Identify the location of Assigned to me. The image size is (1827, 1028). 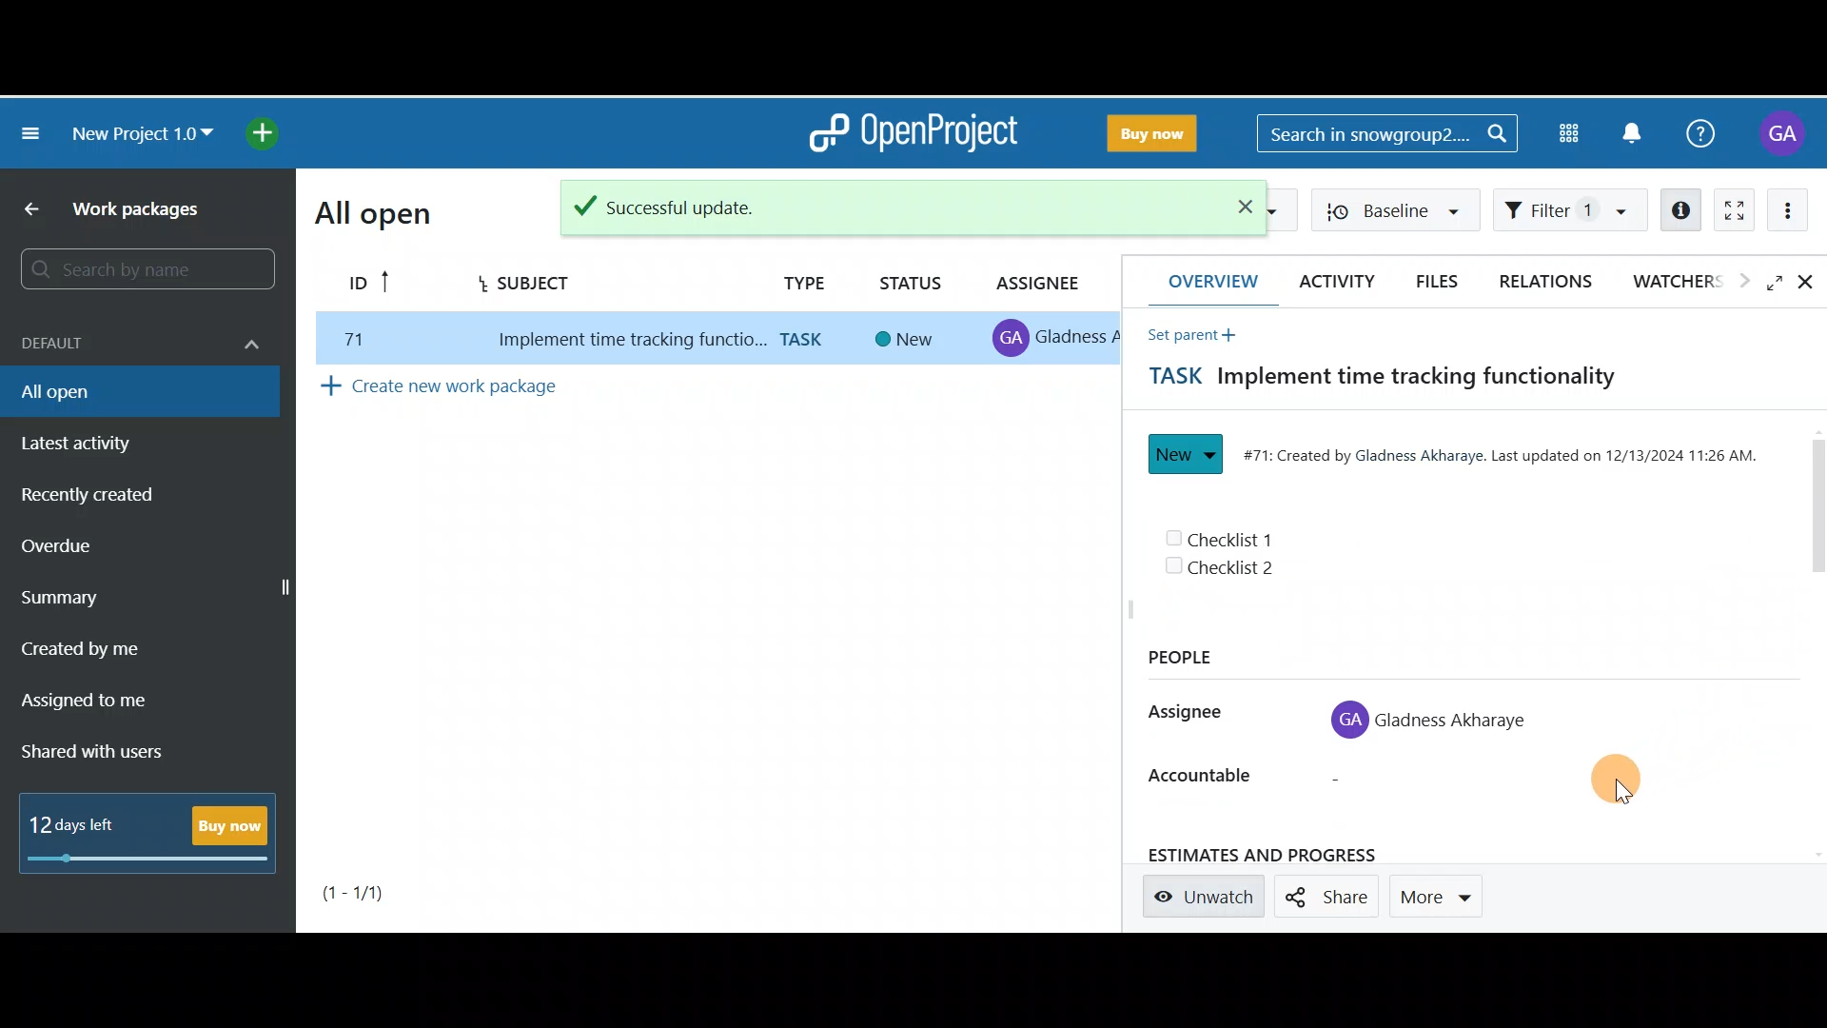
(92, 699).